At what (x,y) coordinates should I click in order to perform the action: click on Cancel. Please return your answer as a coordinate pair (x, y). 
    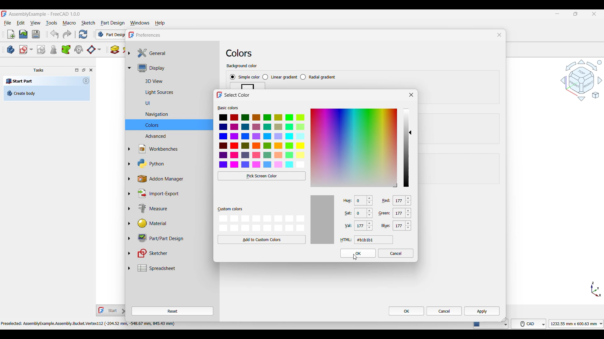
    Looking at the image, I should click on (444, 311).